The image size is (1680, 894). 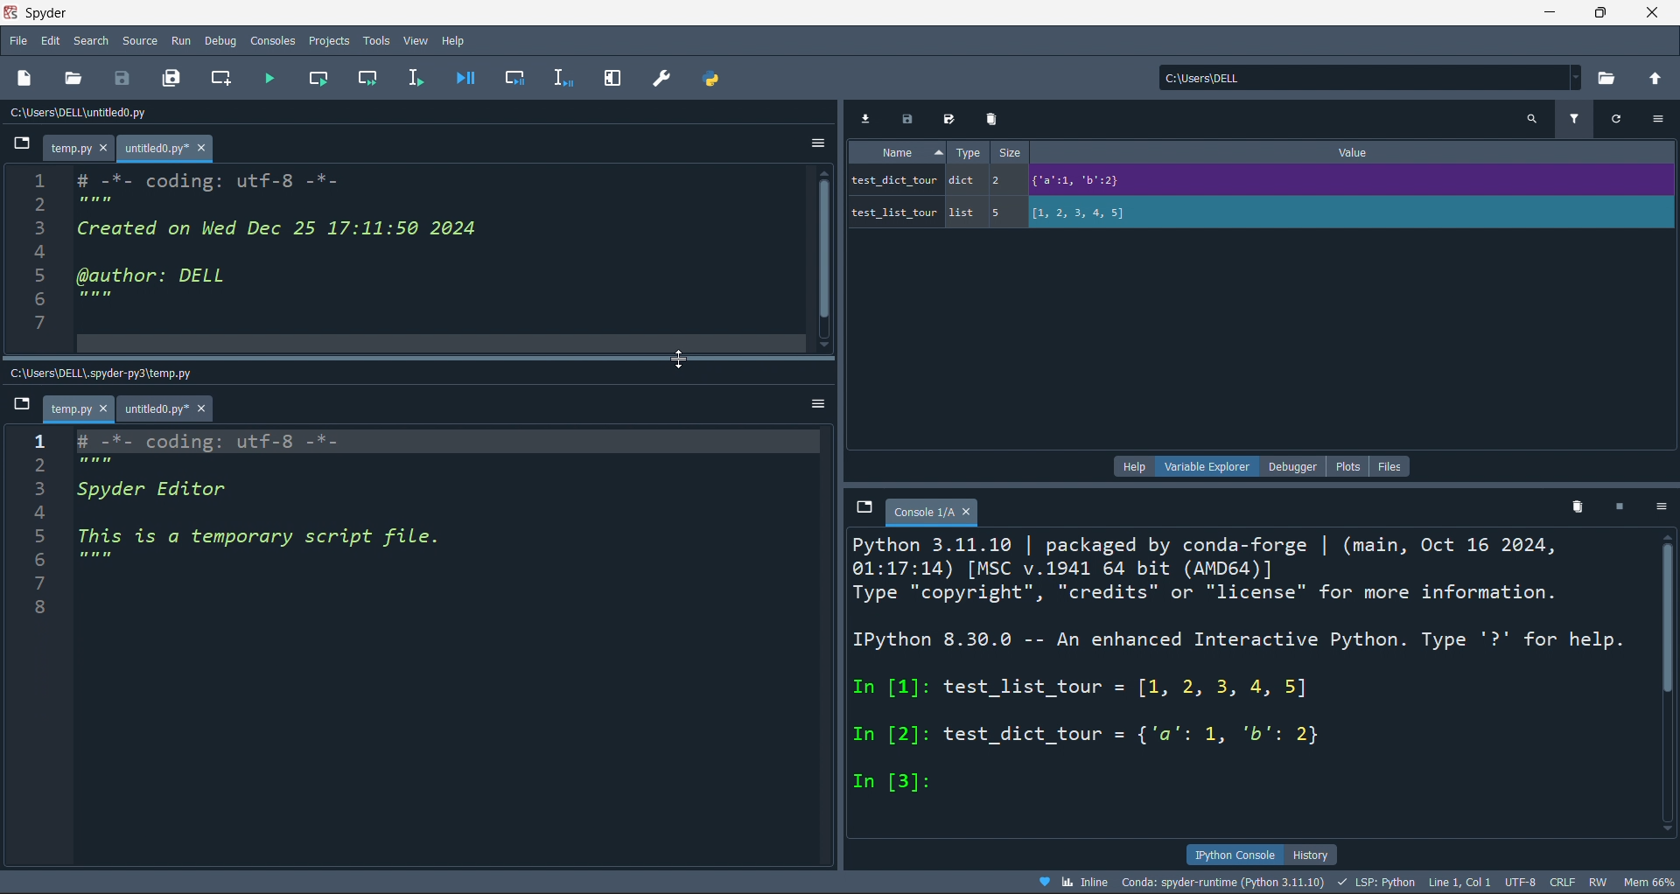 I want to click on Line 1, Col 1  UTF-8, so click(x=1484, y=882).